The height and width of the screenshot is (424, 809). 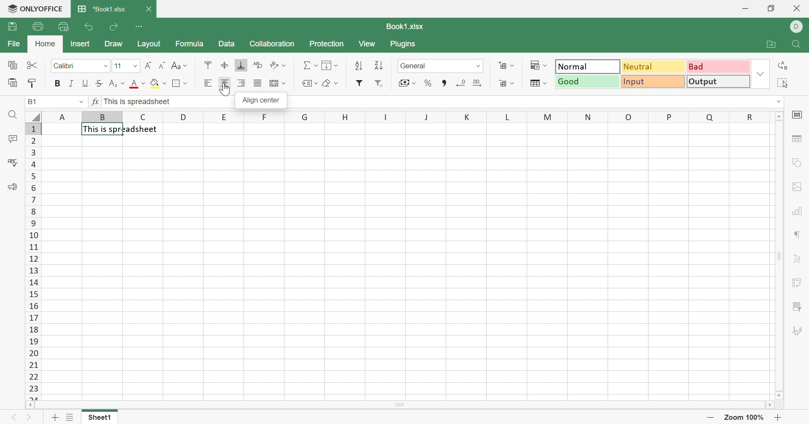 I want to click on B1, so click(x=32, y=102).